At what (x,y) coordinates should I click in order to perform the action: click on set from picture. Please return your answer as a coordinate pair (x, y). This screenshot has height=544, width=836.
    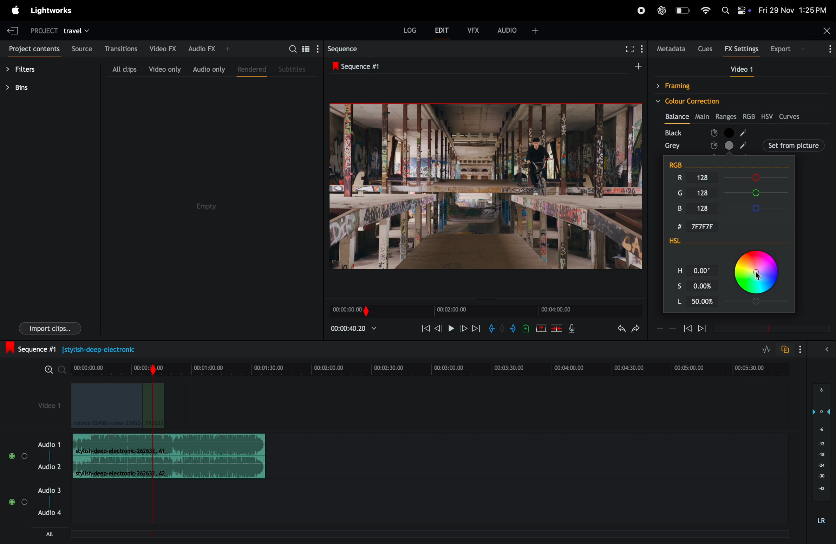
    Looking at the image, I should click on (767, 144).